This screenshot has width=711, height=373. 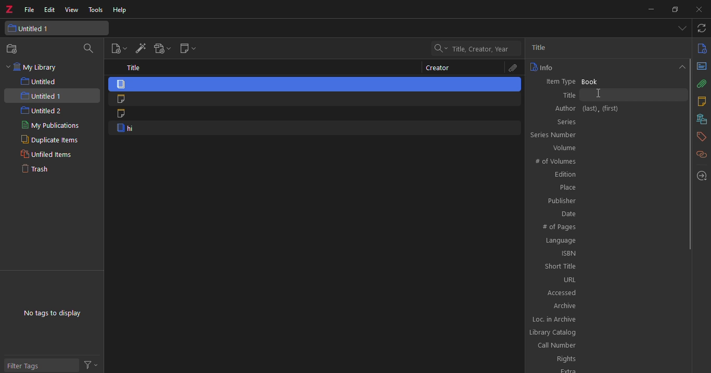 I want to click on call number, so click(x=605, y=345).